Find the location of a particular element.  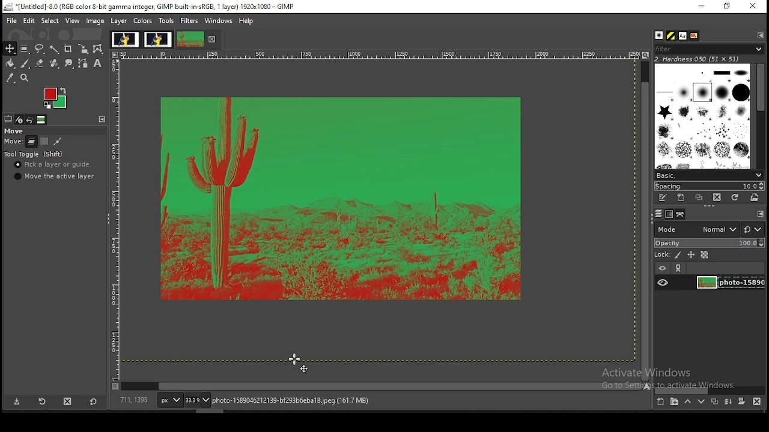

select is located at coordinates (50, 21).